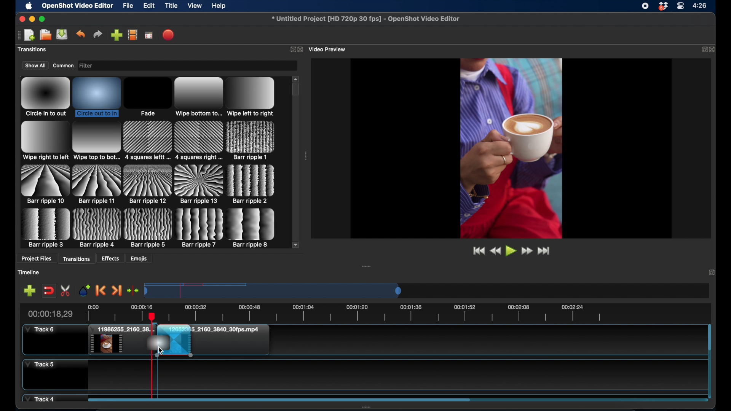 This screenshot has width=731, height=411. What do you see at coordinates (34, 50) in the screenshot?
I see `project files` at bounding box center [34, 50].